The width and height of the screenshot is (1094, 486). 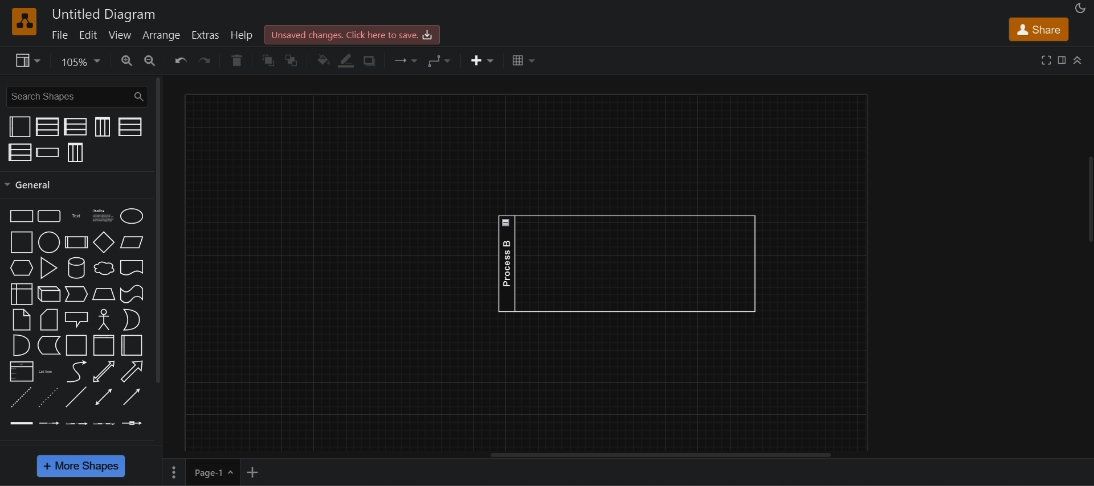 What do you see at coordinates (132, 242) in the screenshot?
I see `parallelogram` at bounding box center [132, 242].